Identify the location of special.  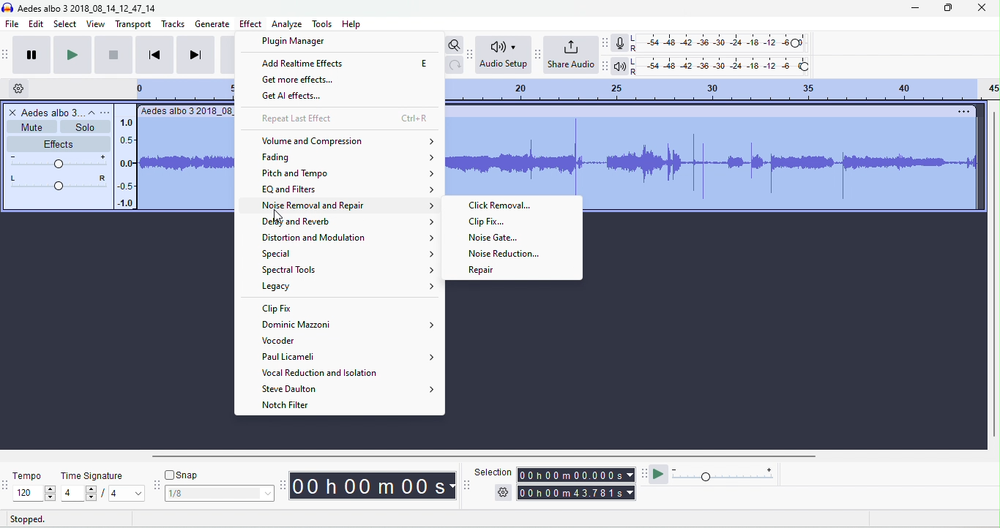
(349, 254).